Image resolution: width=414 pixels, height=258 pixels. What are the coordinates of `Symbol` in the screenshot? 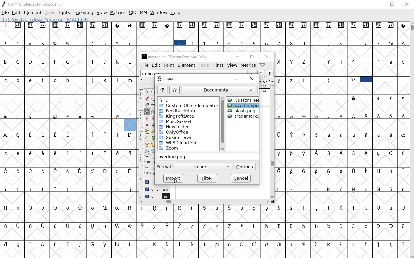 It's located at (353, 171).